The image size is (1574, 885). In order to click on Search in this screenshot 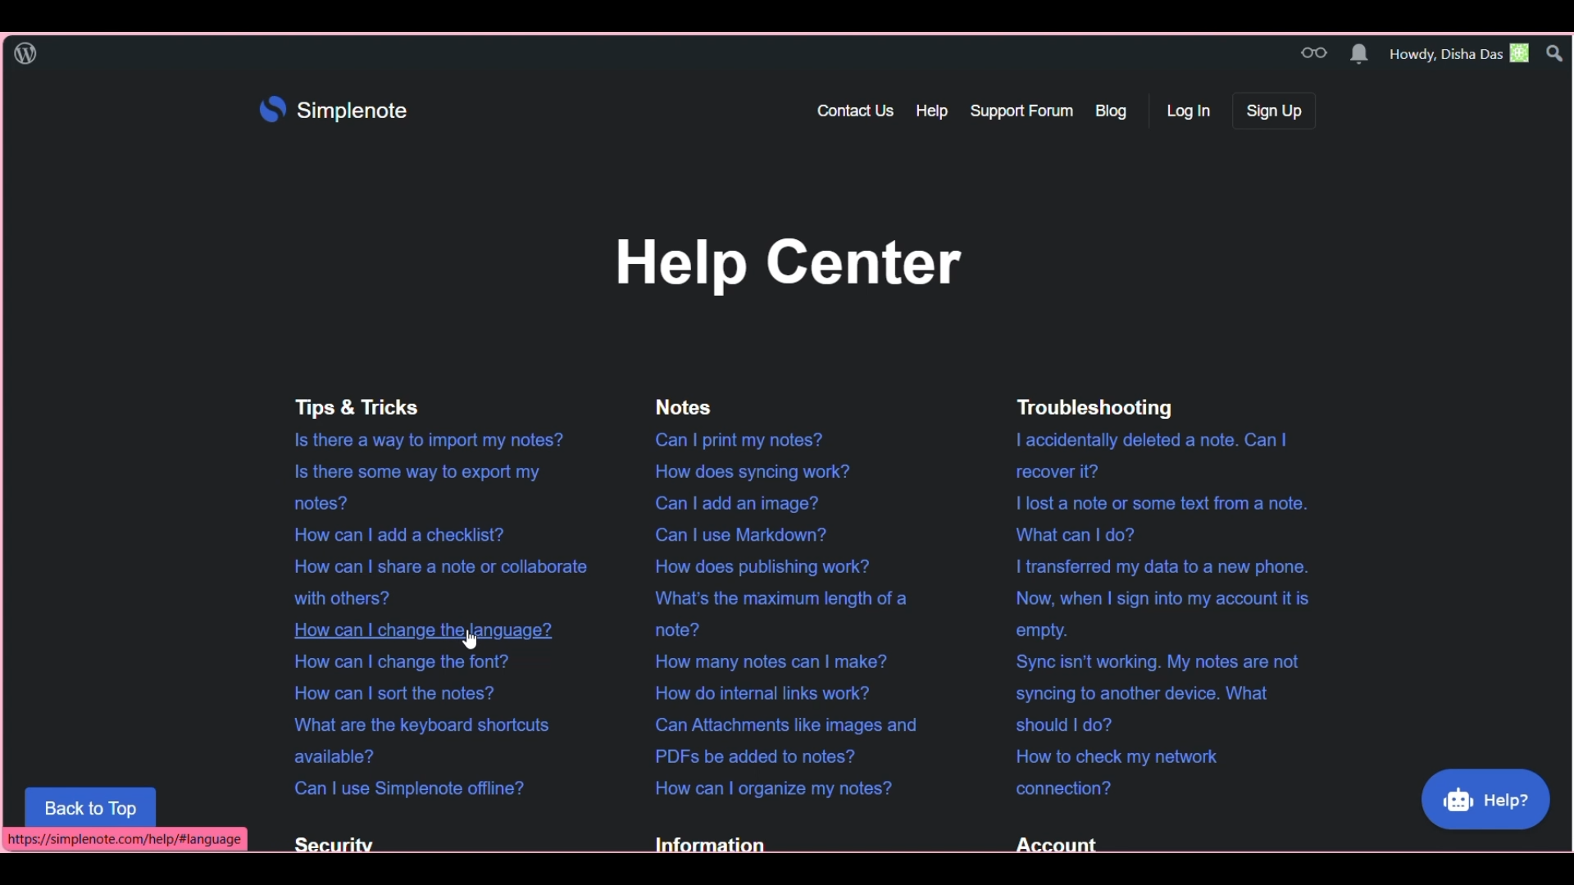, I will do `click(1555, 52)`.